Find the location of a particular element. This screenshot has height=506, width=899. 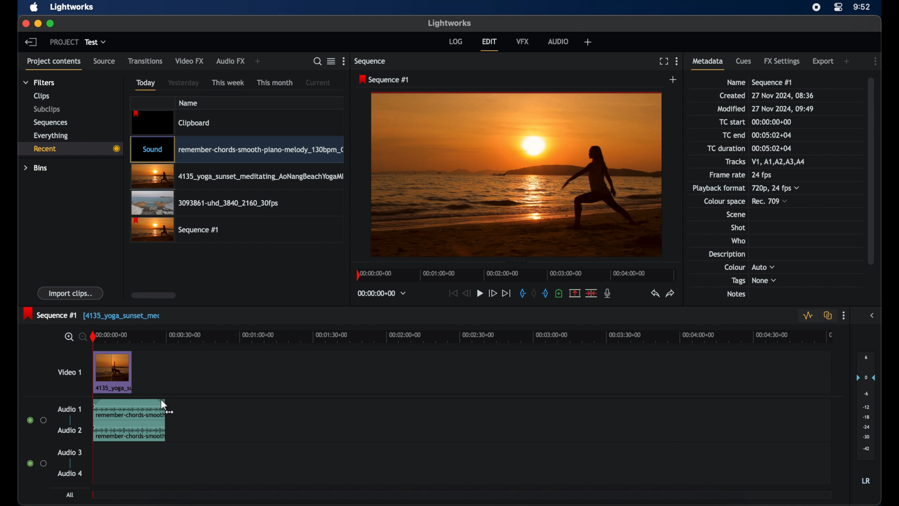

cues is located at coordinates (744, 60).